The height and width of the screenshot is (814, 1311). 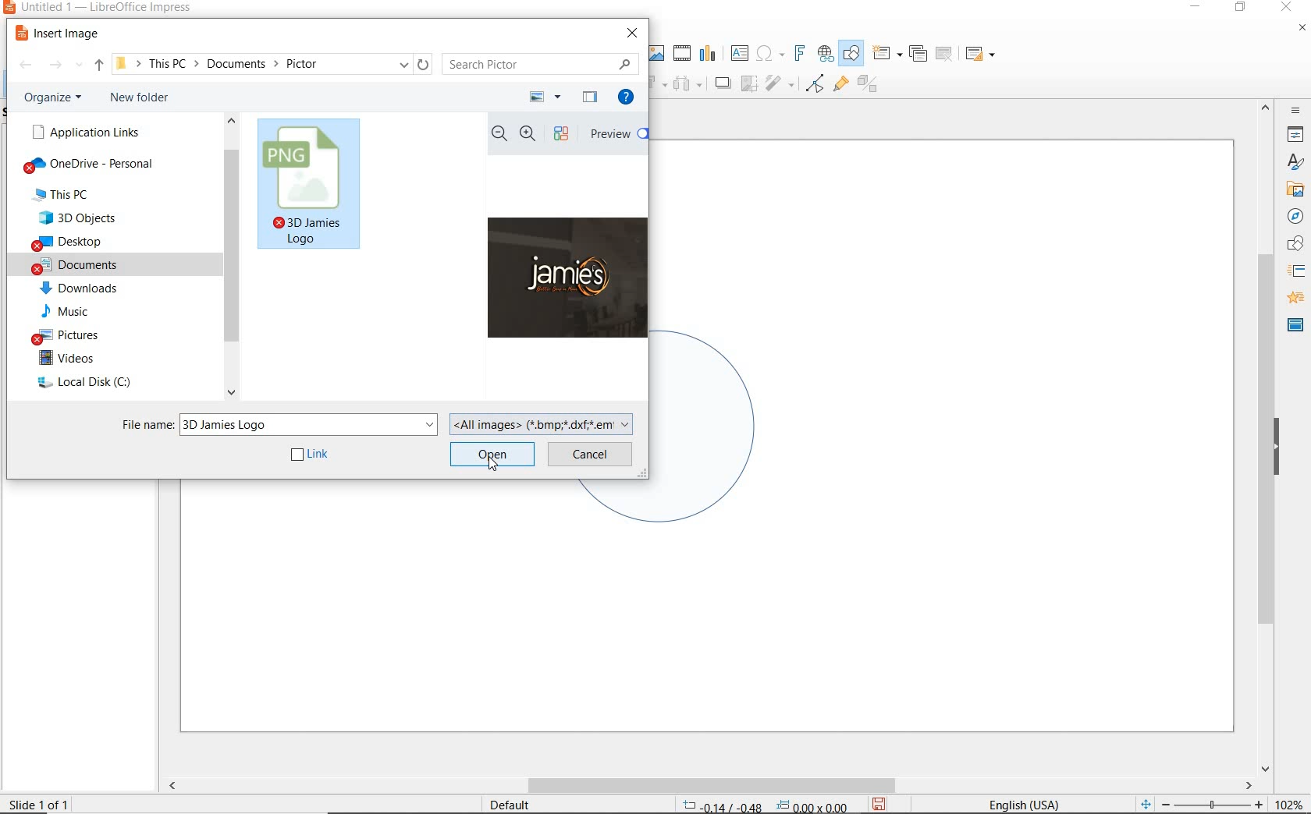 What do you see at coordinates (492, 453) in the screenshot?
I see `OPEN` at bounding box center [492, 453].